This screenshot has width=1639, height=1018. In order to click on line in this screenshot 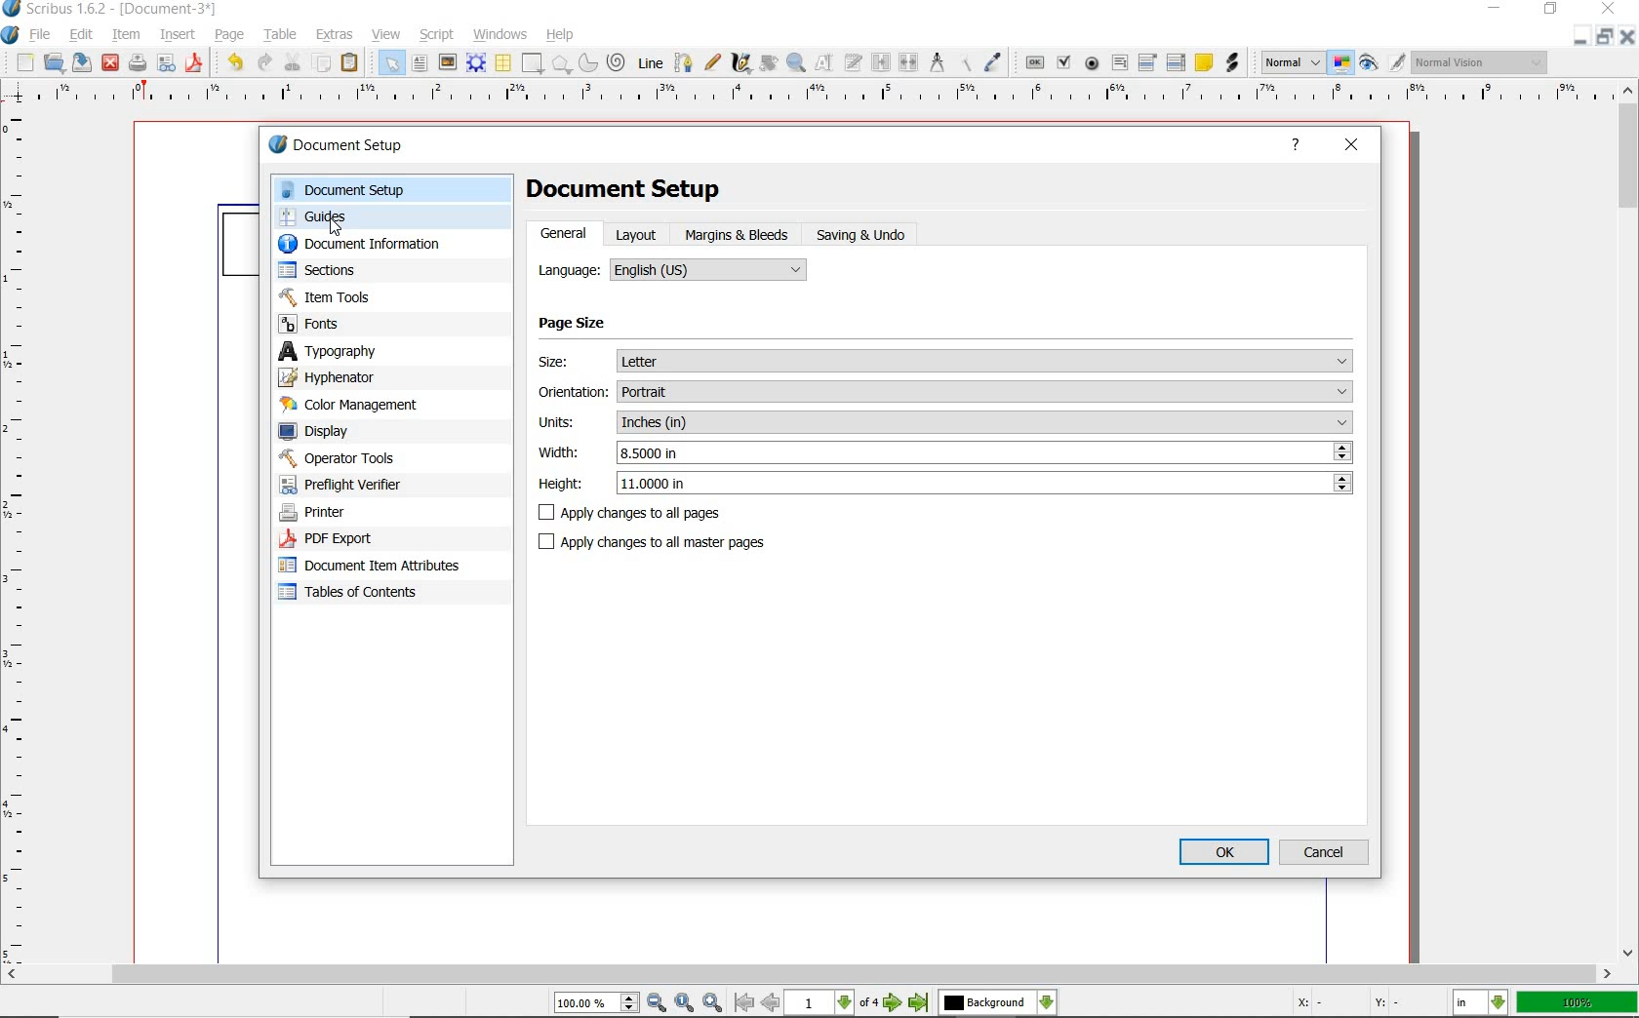, I will do `click(650, 61)`.